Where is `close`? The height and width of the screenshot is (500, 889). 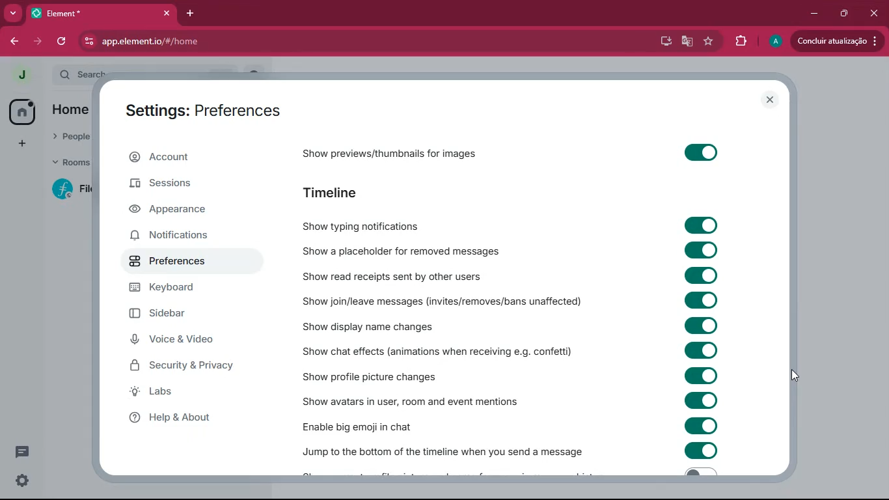
close is located at coordinates (167, 12).